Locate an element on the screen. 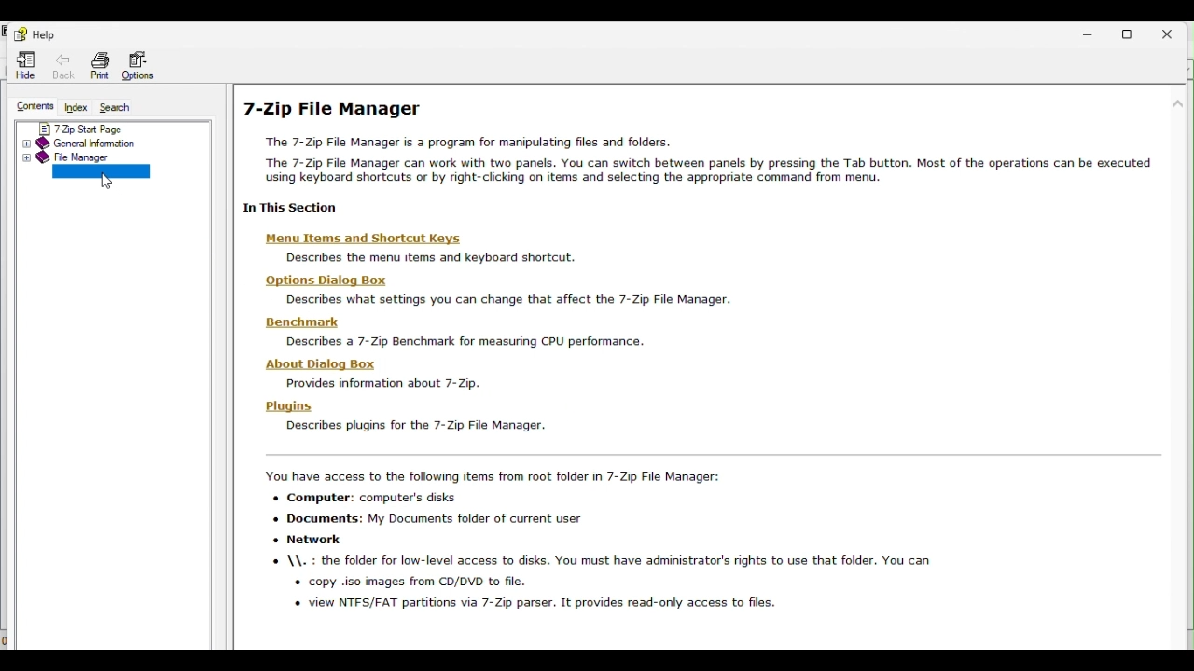  describe a 7zip benchmark for measuring CPU performance is located at coordinates (460, 341).